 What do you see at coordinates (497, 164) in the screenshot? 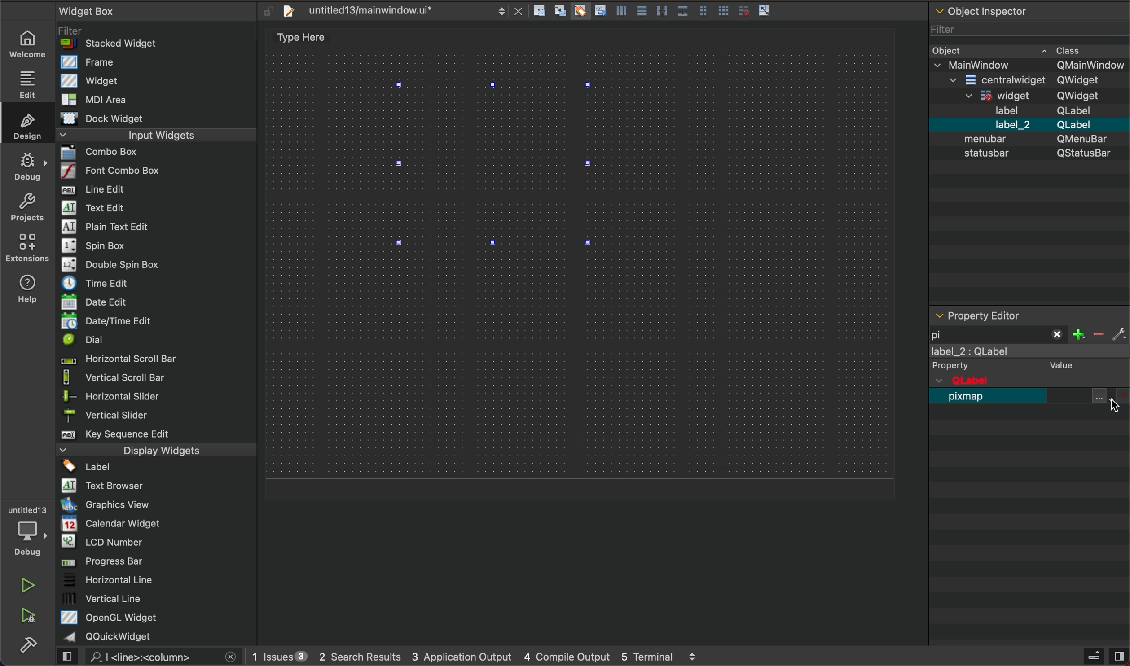
I see `label widget` at bounding box center [497, 164].